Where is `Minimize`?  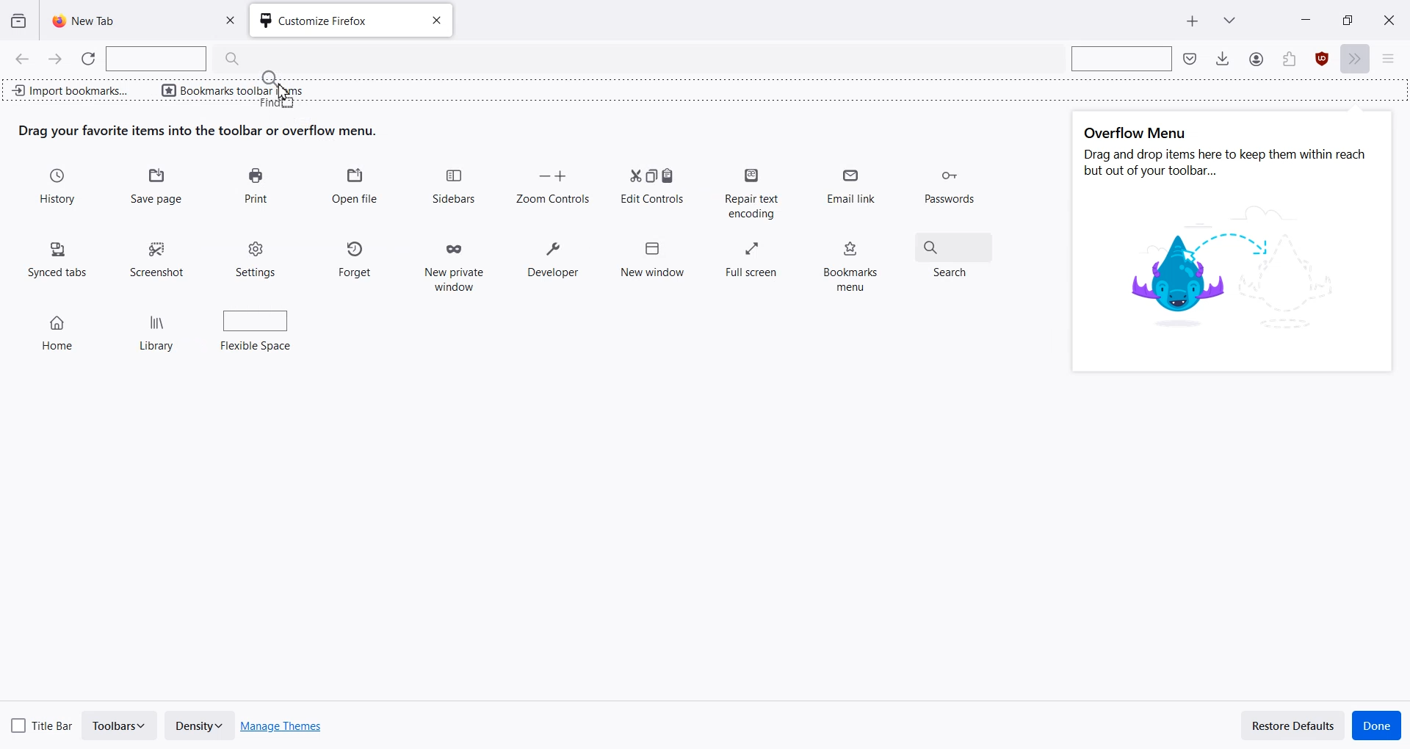
Minimize is located at coordinates (1306, 19).